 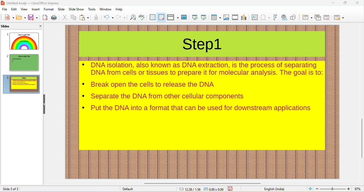 What do you see at coordinates (48, 9) in the screenshot?
I see `format` at bounding box center [48, 9].